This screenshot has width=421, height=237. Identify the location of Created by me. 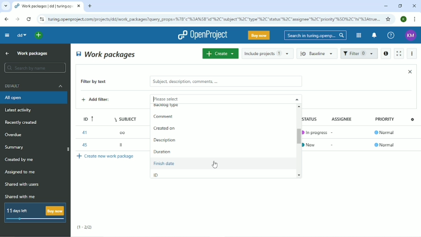
(20, 160).